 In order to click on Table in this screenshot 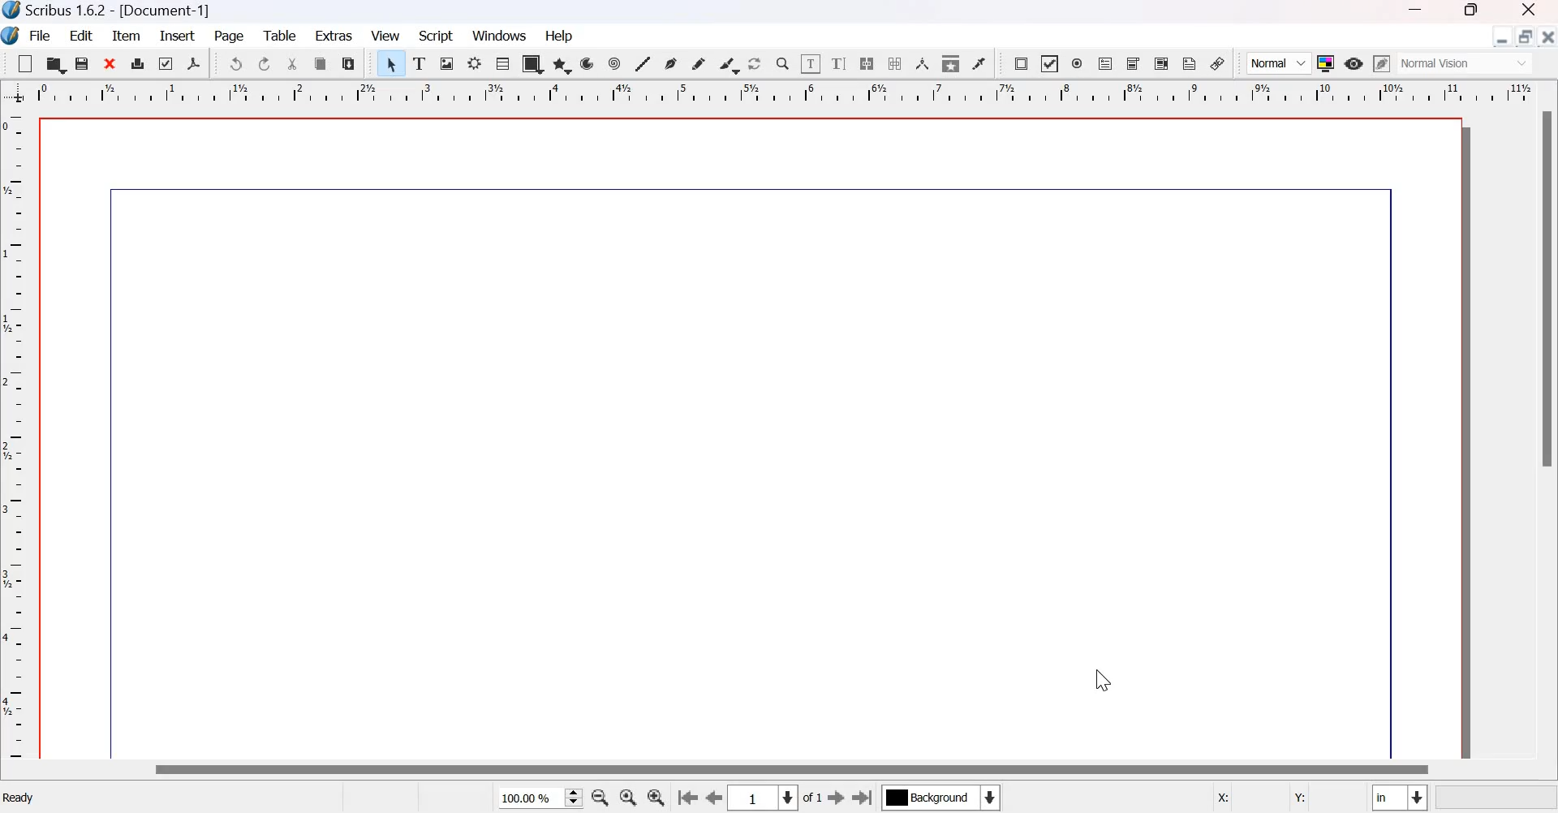, I will do `click(282, 34)`.